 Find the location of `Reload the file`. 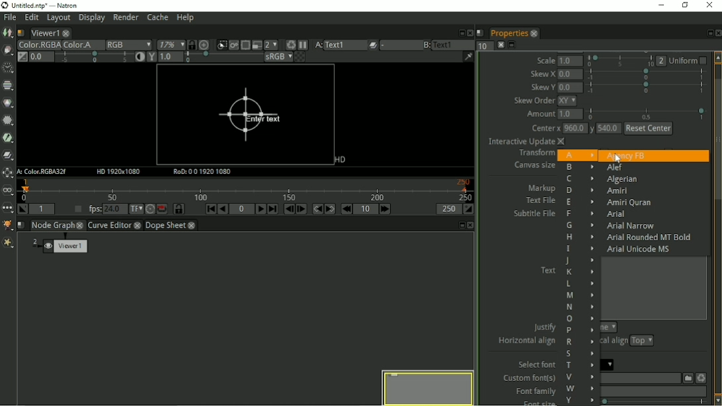

Reload the file is located at coordinates (701, 377).